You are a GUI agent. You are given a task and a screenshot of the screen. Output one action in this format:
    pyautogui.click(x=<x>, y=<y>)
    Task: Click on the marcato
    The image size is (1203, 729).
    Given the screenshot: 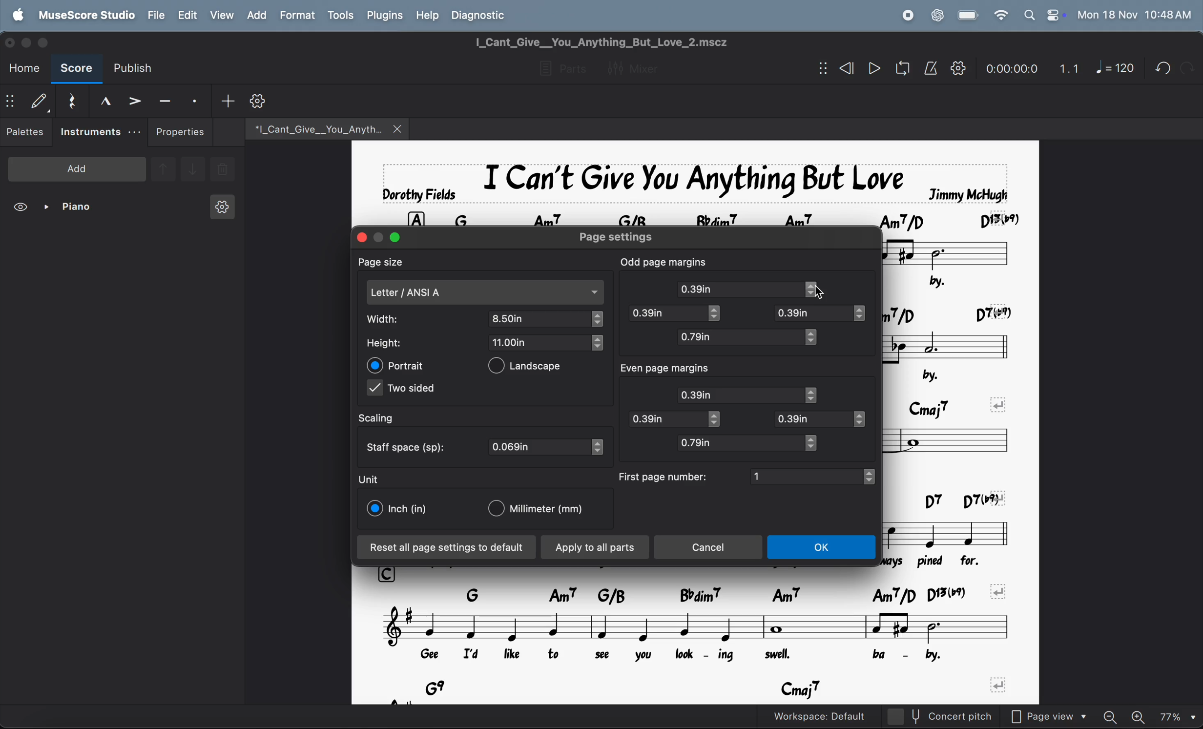 What is the action you would take?
    pyautogui.click(x=102, y=101)
    